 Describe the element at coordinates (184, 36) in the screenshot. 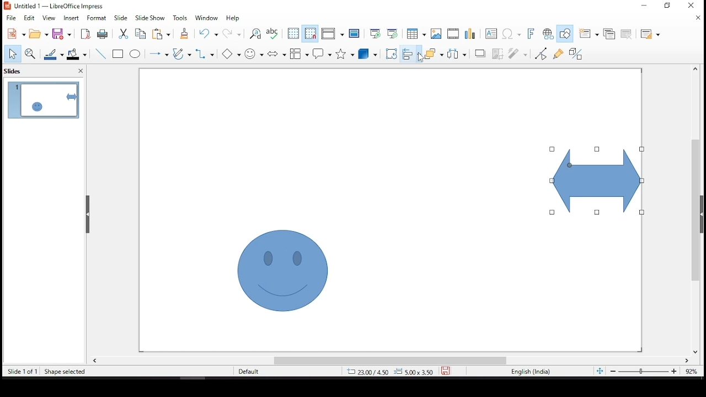

I see `clone formatting` at that location.